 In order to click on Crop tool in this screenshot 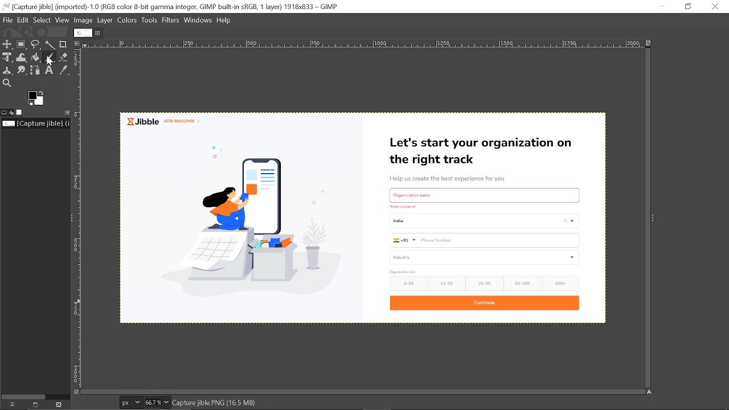, I will do `click(64, 44)`.